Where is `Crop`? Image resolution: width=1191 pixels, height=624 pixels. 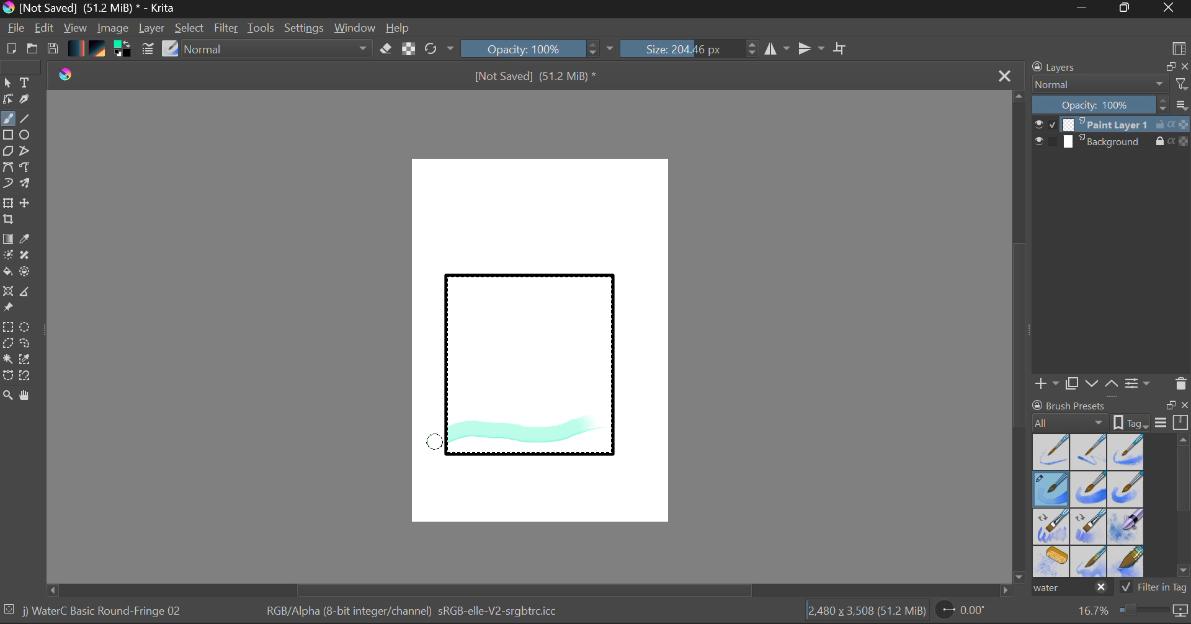
Crop is located at coordinates (842, 48).